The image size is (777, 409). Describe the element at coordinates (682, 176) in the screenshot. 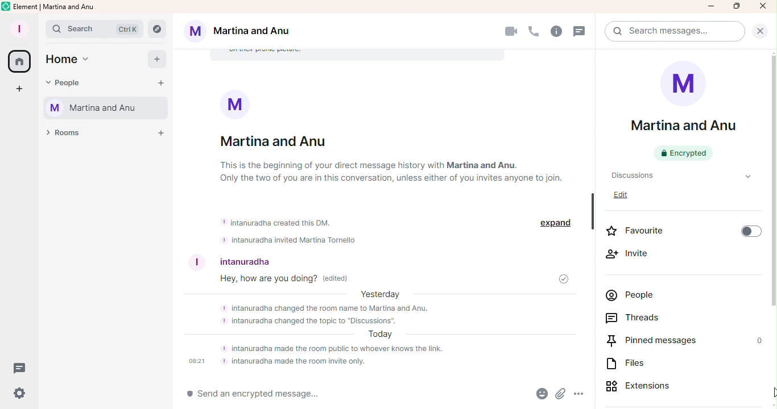

I see `Topic name` at that location.